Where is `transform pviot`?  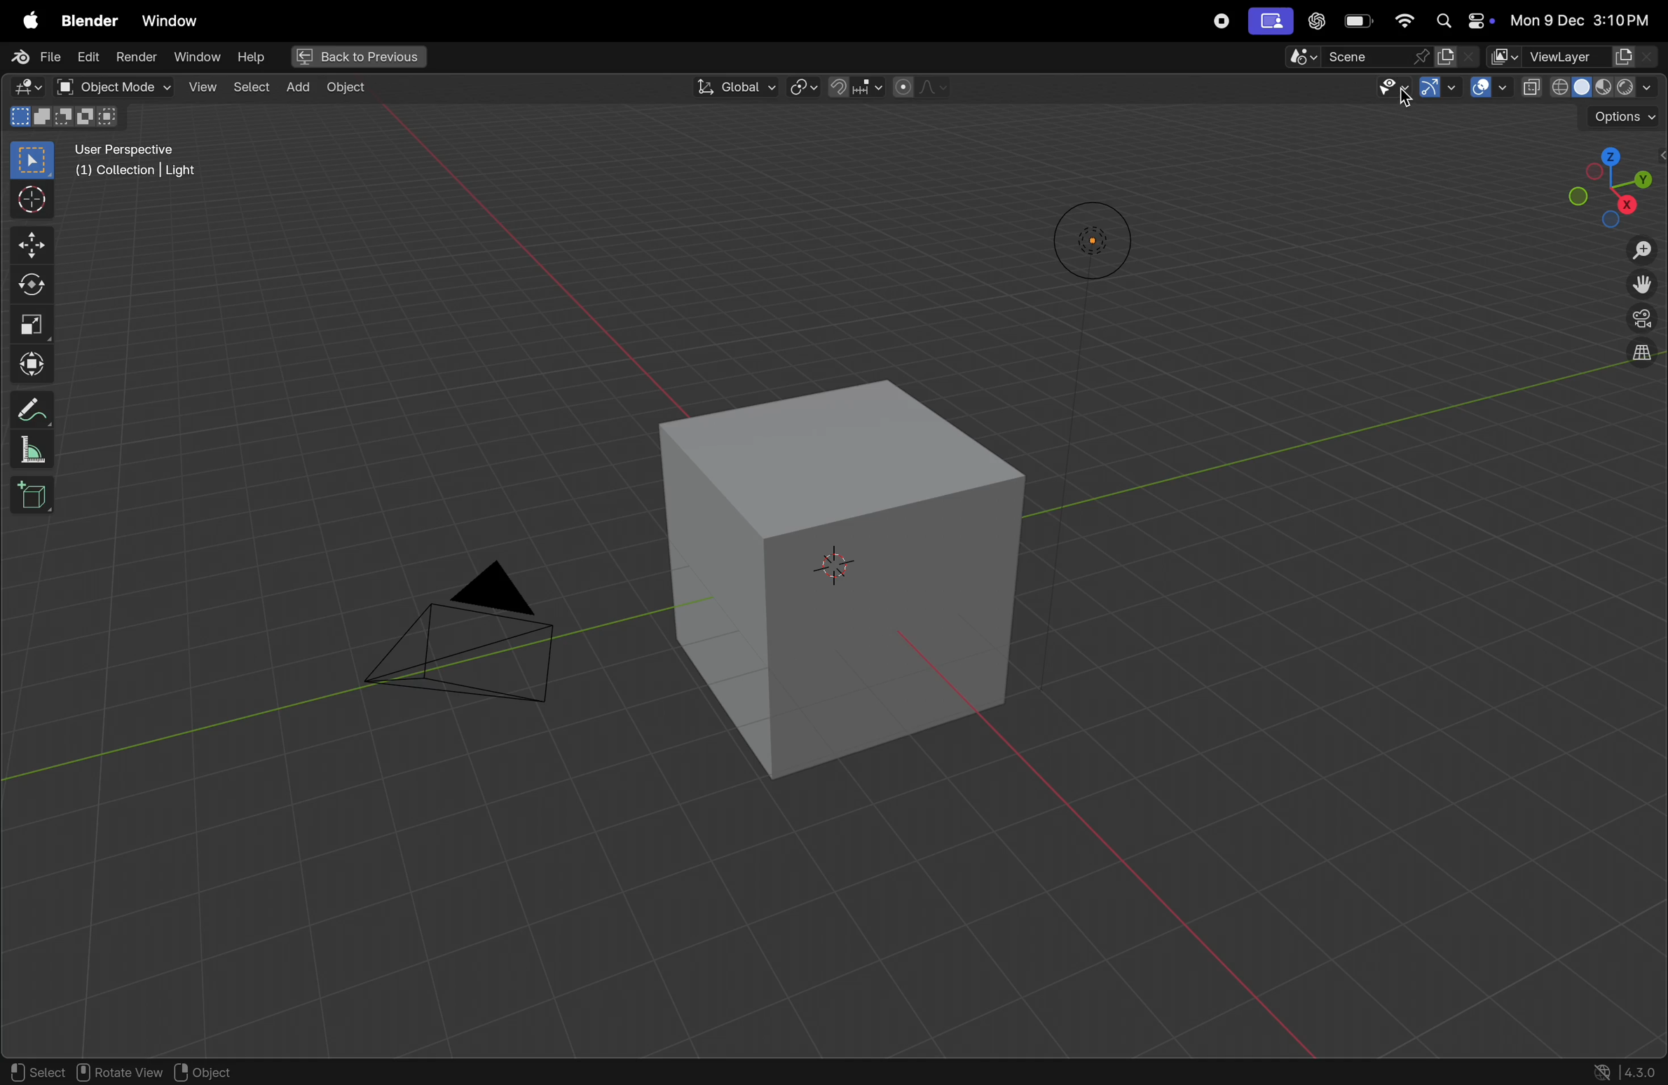
transform pviot is located at coordinates (804, 86).